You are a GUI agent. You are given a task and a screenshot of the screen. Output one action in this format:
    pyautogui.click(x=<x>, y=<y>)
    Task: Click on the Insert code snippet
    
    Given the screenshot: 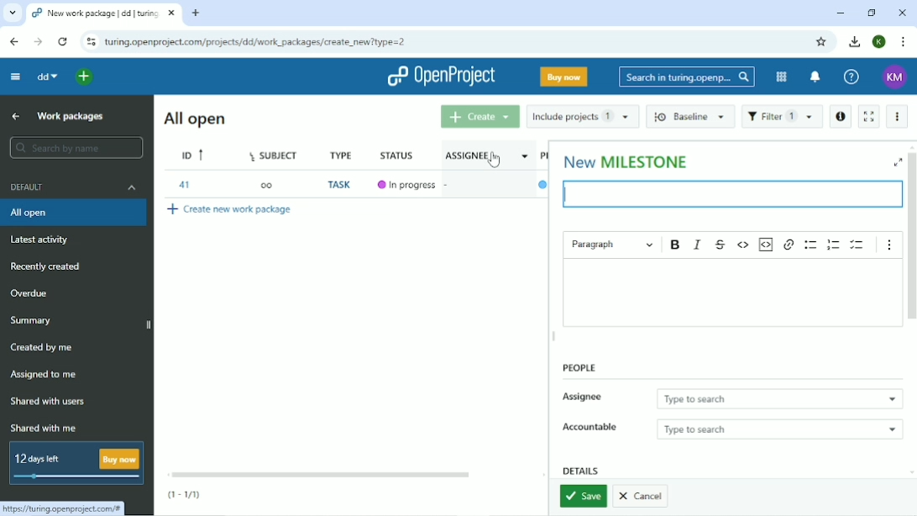 What is the action you would take?
    pyautogui.click(x=768, y=245)
    